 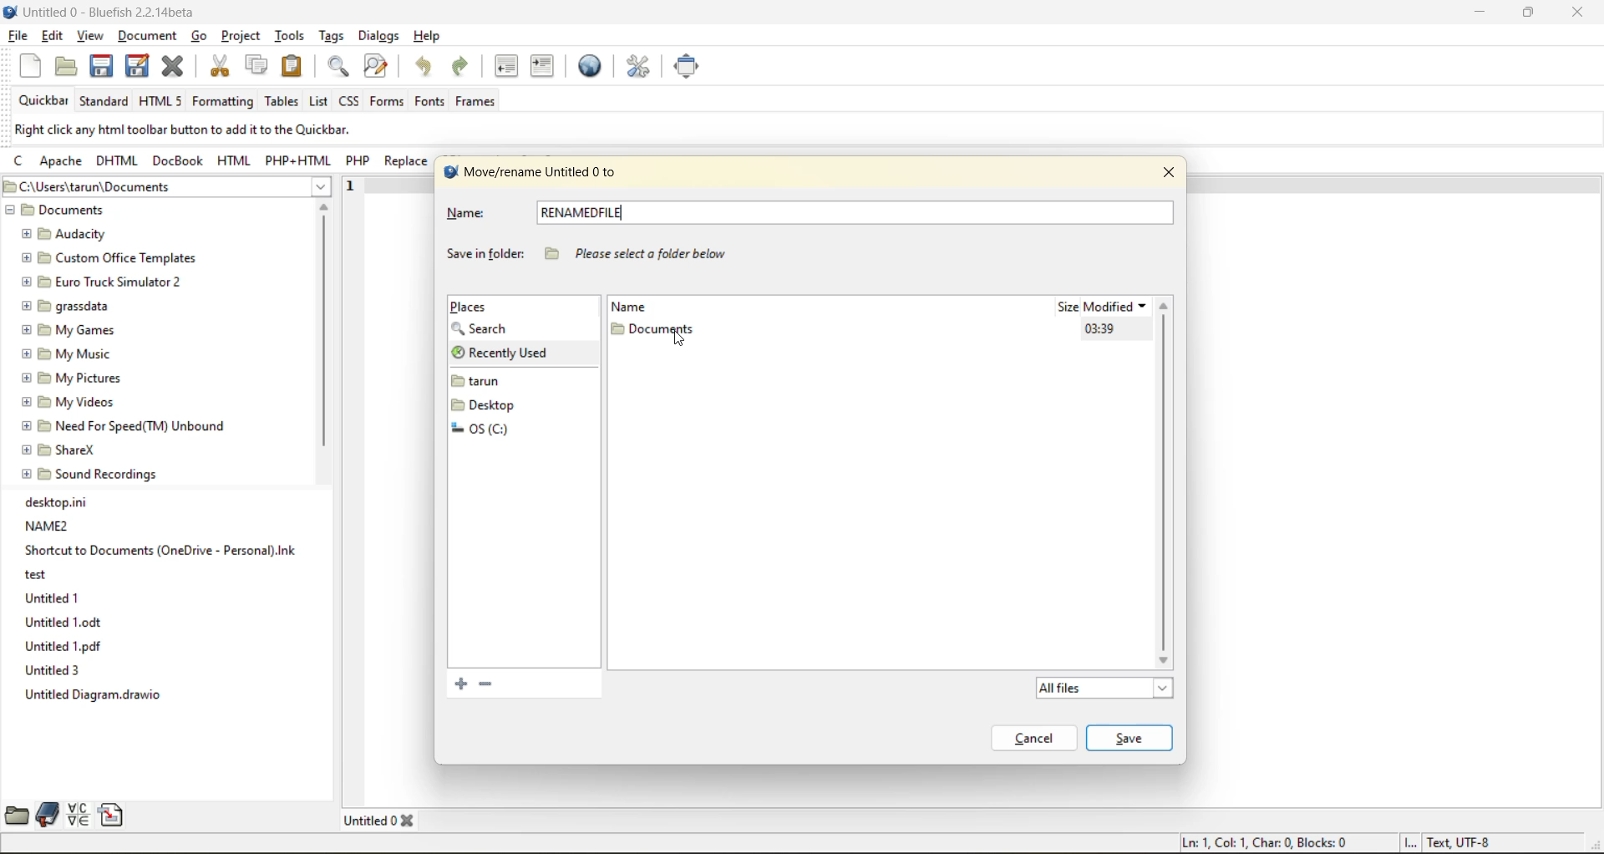 I want to click on ShareX, so click(x=59, y=449).